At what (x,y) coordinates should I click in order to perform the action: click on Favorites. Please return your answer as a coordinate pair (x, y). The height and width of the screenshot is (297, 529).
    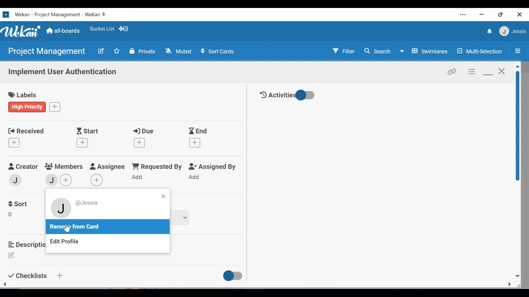
    Looking at the image, I should click on (102, 29).